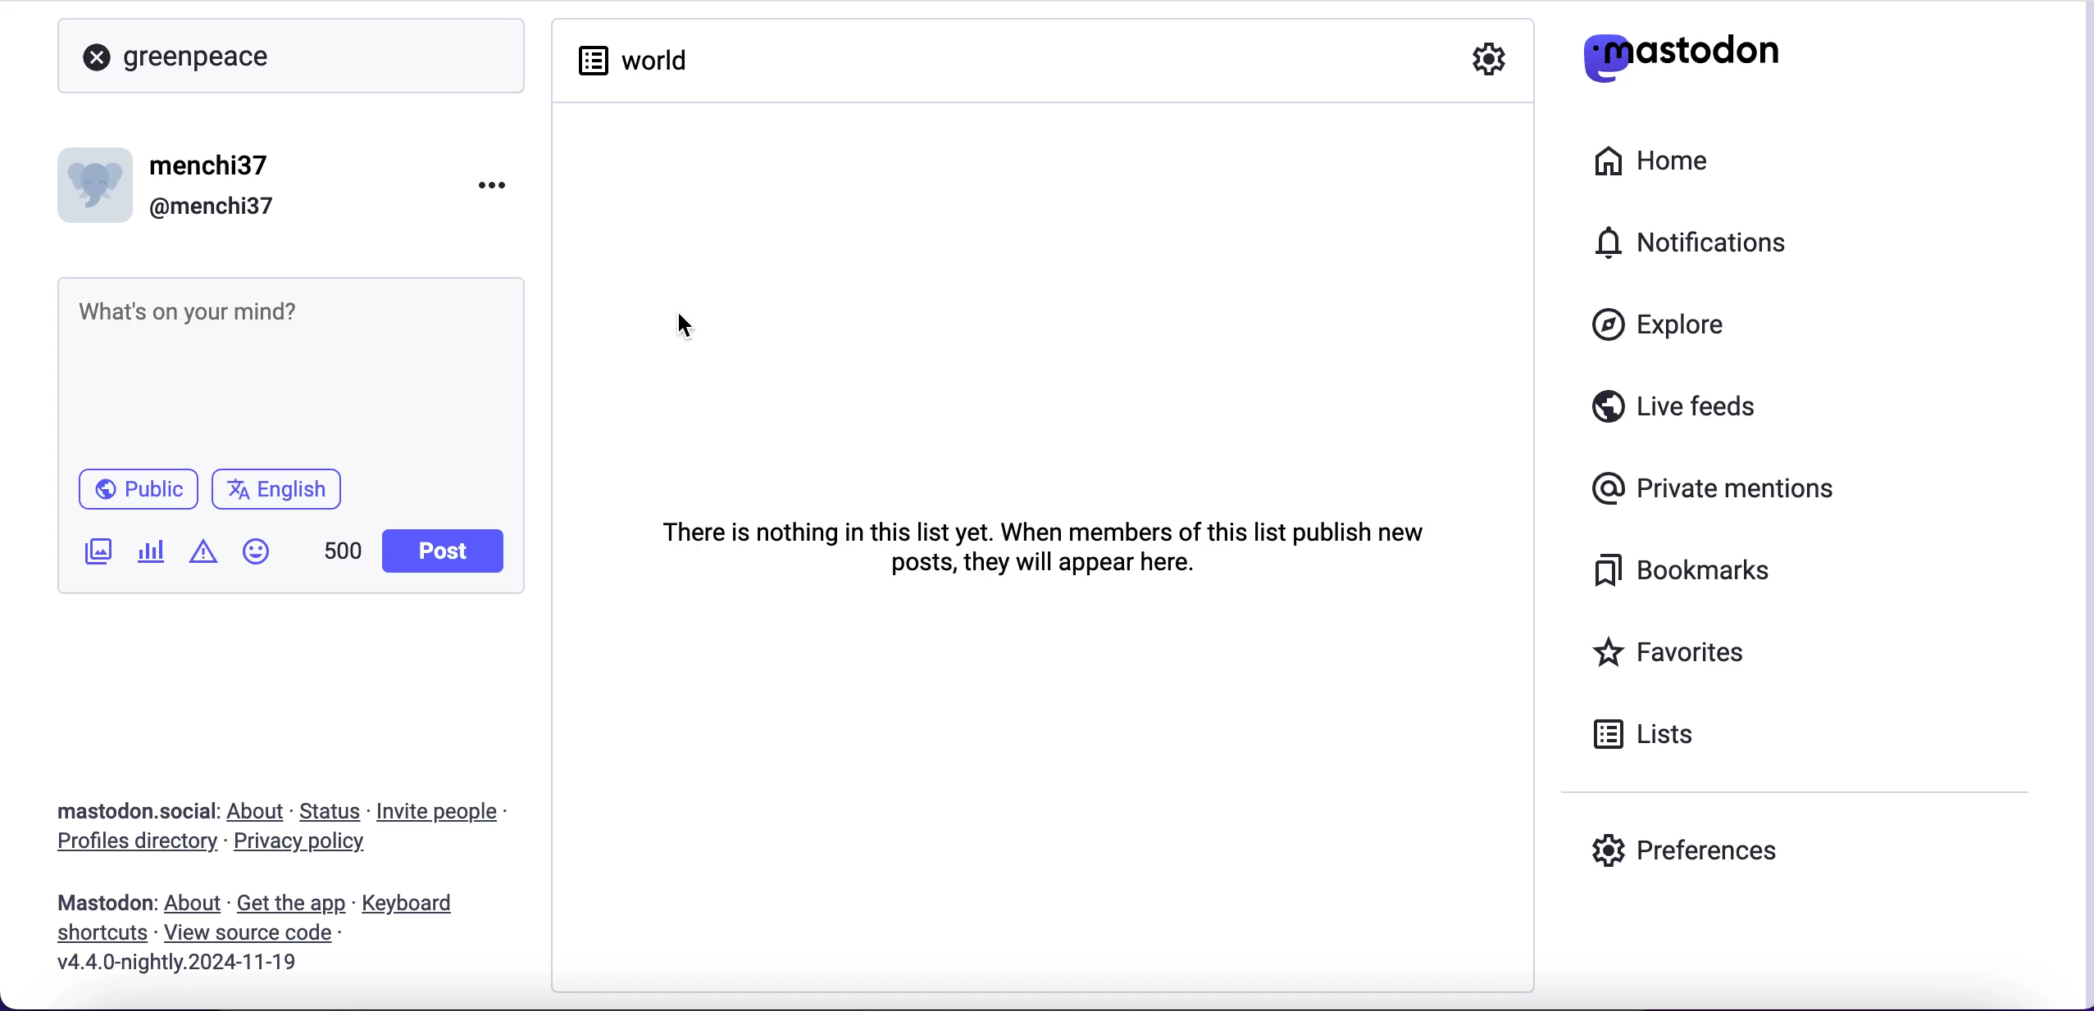 This screenshot has width=2094, height=1011. What do you see at coordinates (97, 934) in the screenshot?
I see `shortcuts` at bounding box center [97, 934].